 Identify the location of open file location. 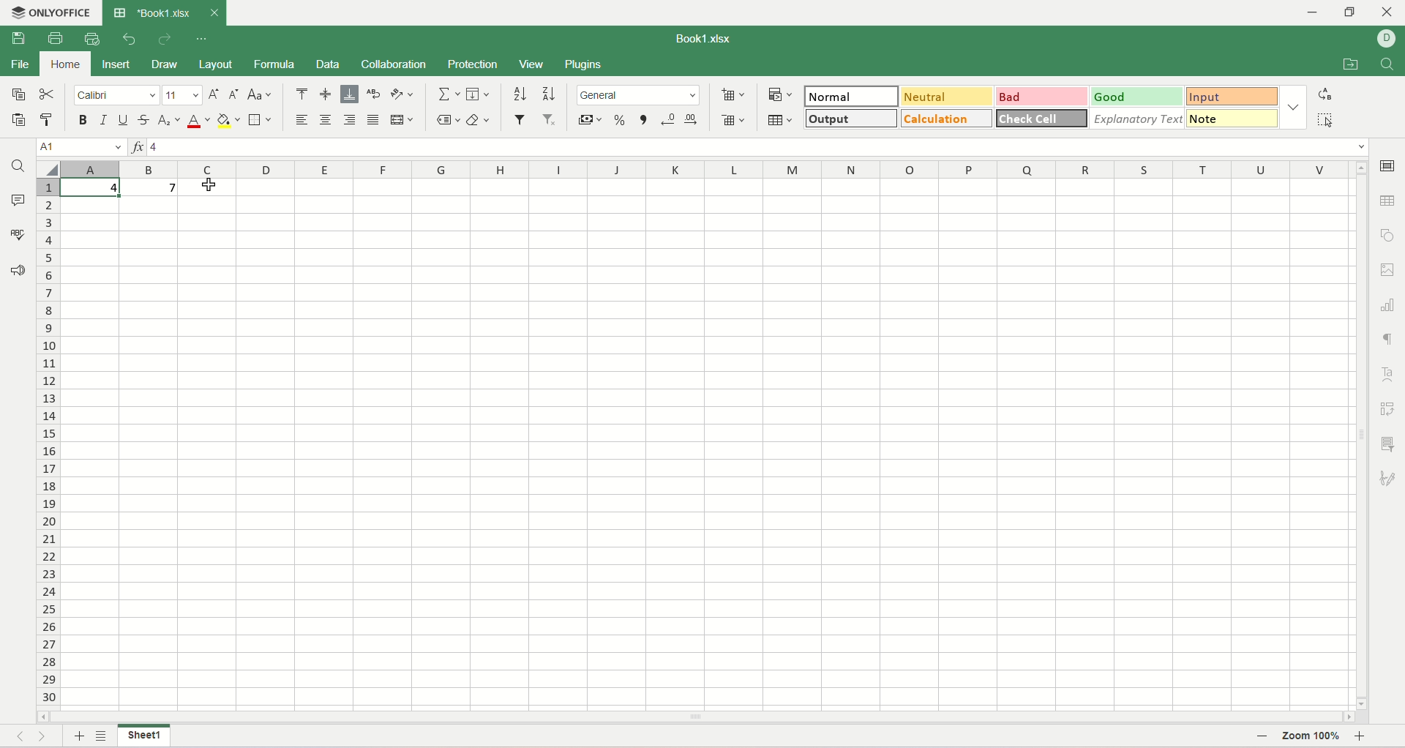
(1351, 64).